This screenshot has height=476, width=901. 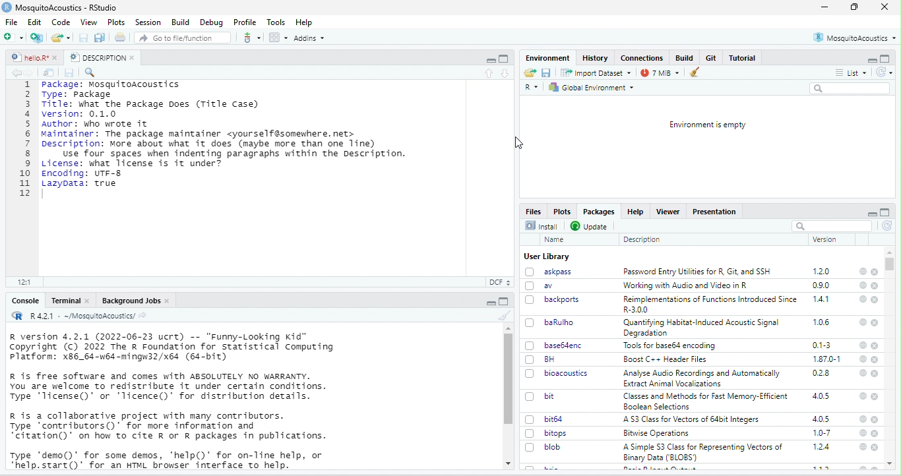 What do you see at coordinates (863, 271) in the screenshot?
I see `help` at bounding box center [863, 271].